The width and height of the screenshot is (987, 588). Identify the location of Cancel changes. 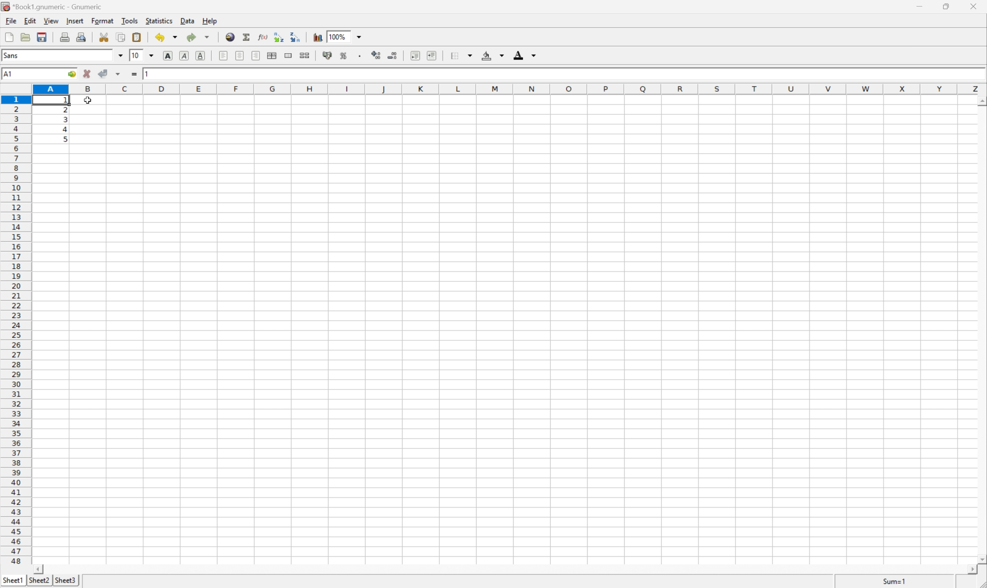
(85, 73).